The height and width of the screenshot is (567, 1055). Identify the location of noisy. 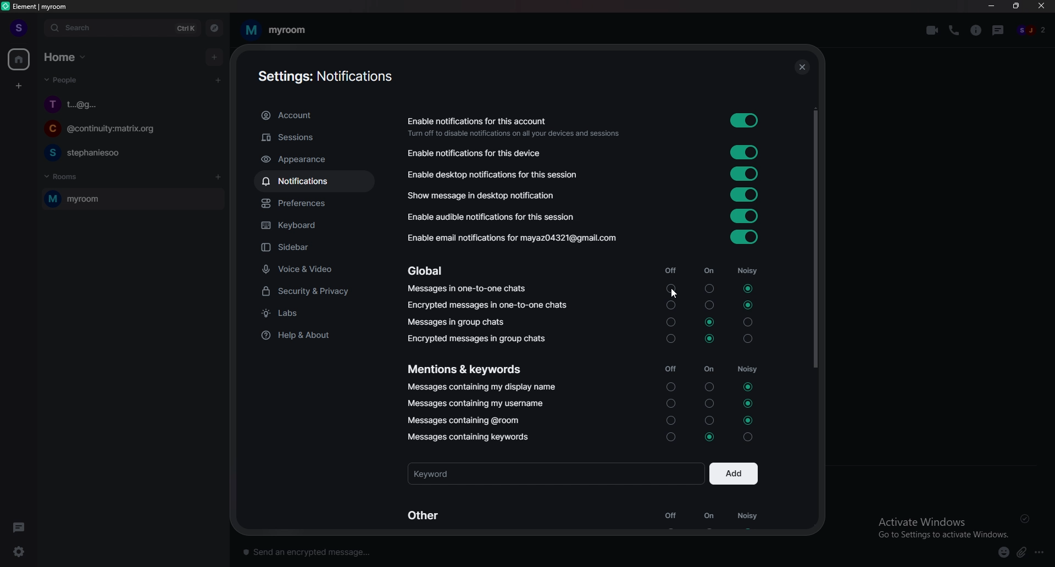
(748, 516).